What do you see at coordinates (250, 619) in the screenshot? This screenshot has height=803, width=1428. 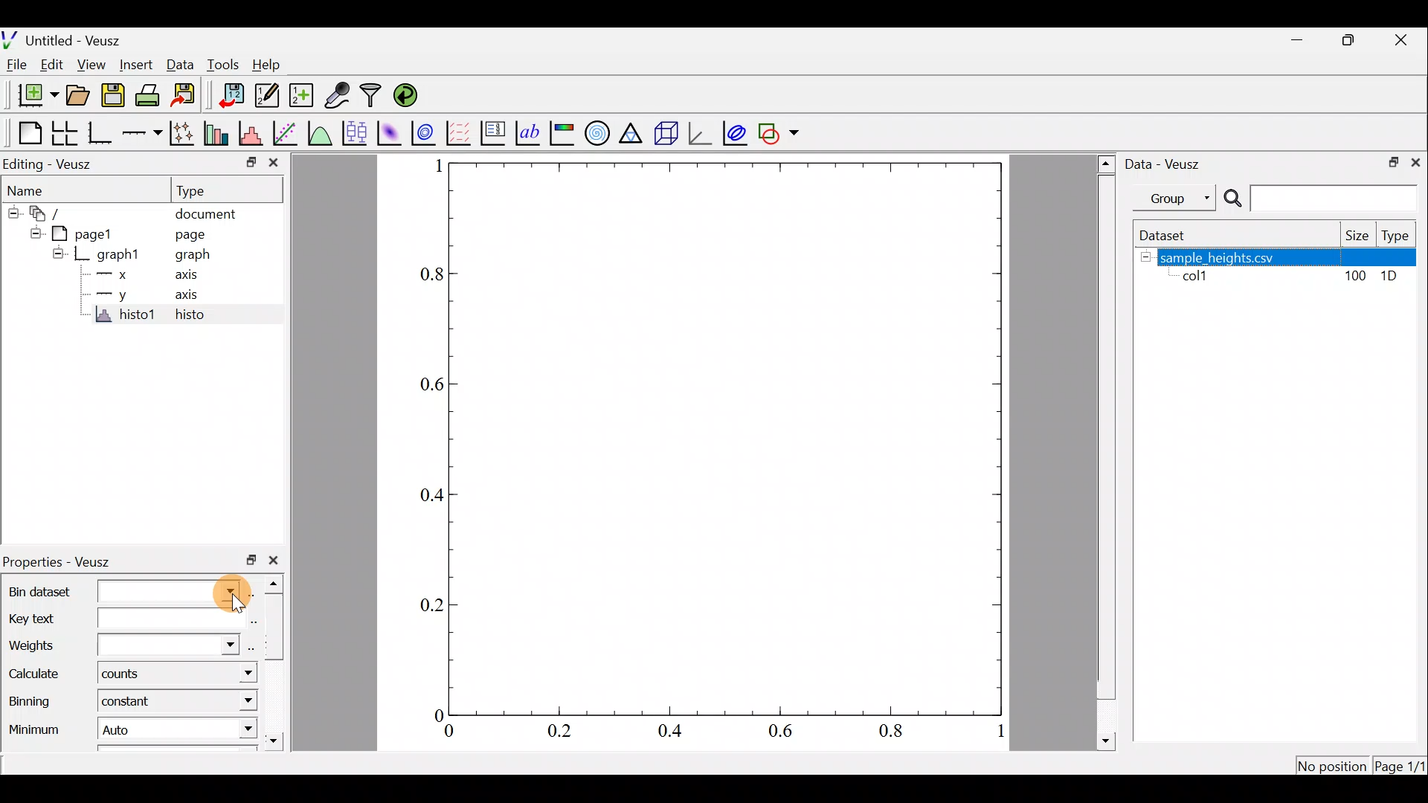 I see `select using dataset browser` at bounding box center [250, 619].